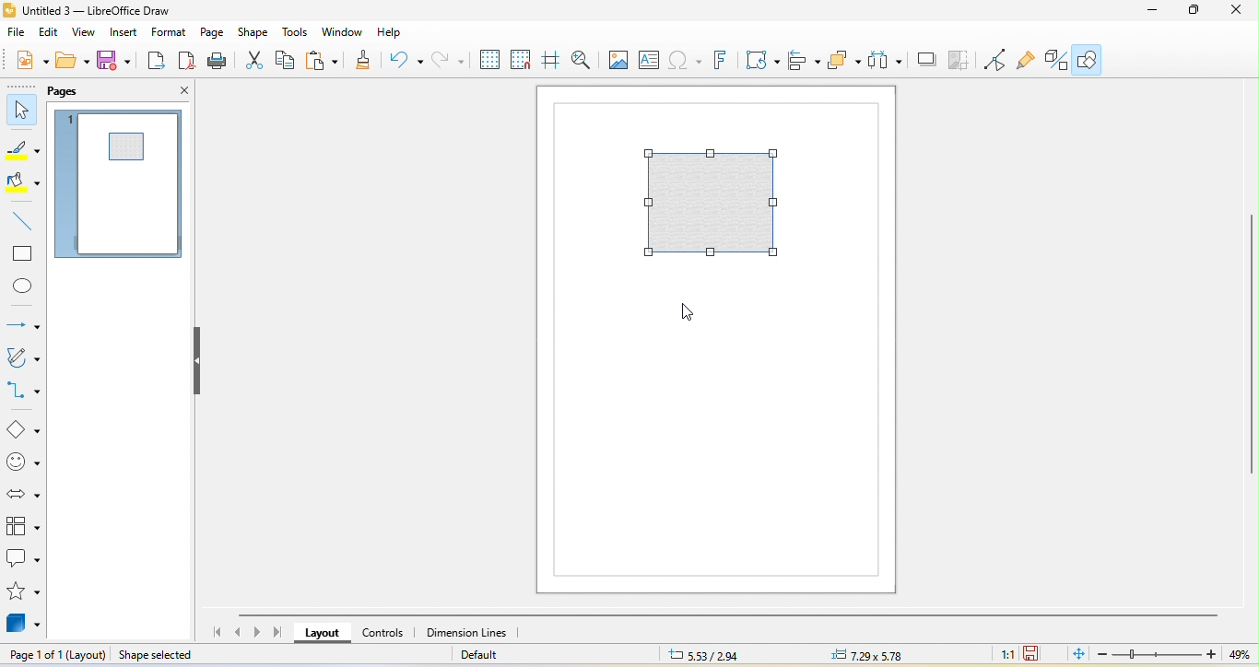 The image size is (1259, 667). Describe the element at coordinates (296, 31) in the screenshot. I see `tools` at that location.